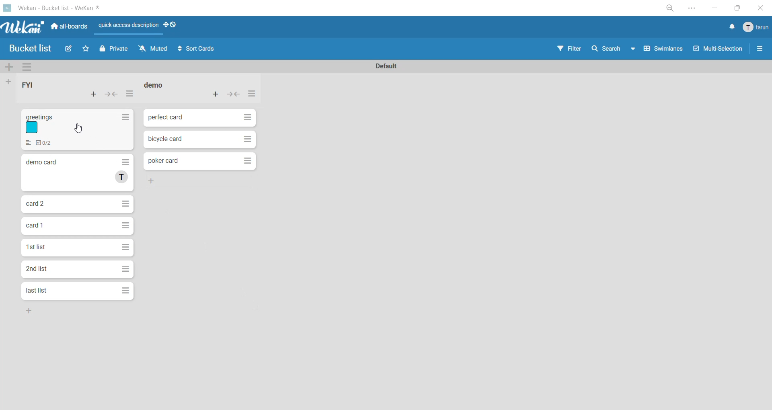 This screenshot has height=410, width=772. I want to click on filter, so click(567, 49).